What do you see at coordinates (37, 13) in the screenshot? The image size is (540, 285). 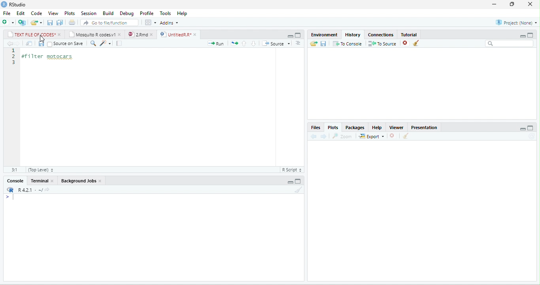 I see `Code` at bounding box center [37, 13].